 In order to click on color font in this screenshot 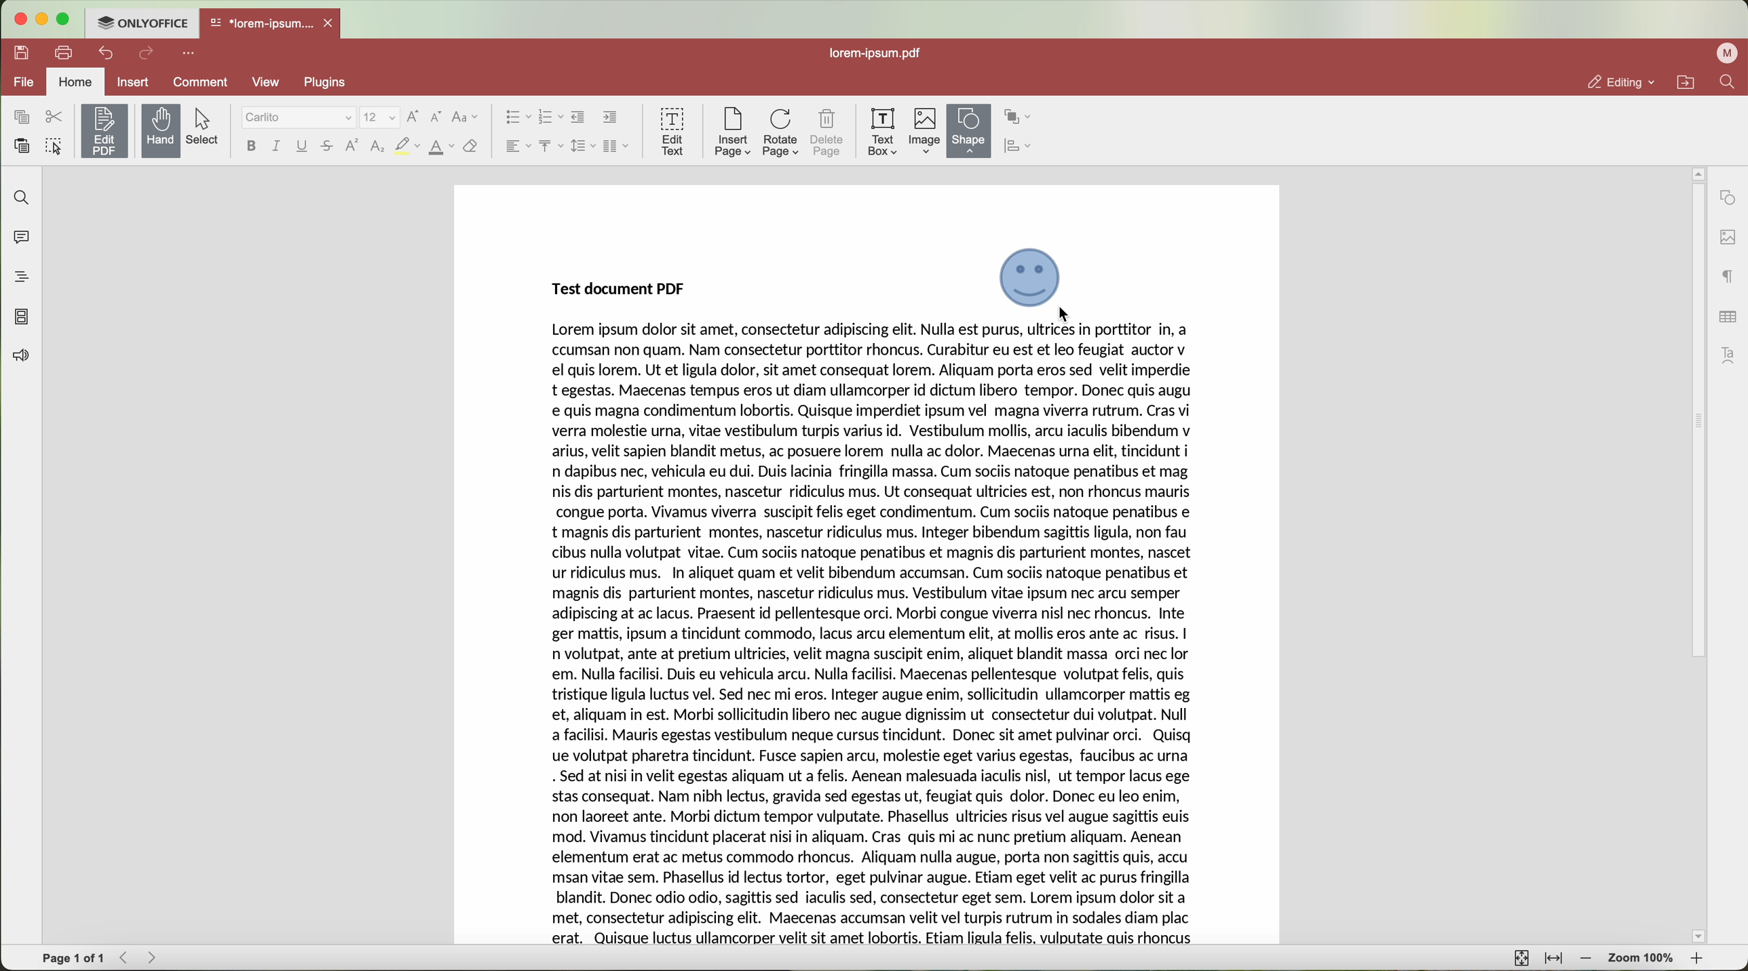, I will do `click(441, 147)`.